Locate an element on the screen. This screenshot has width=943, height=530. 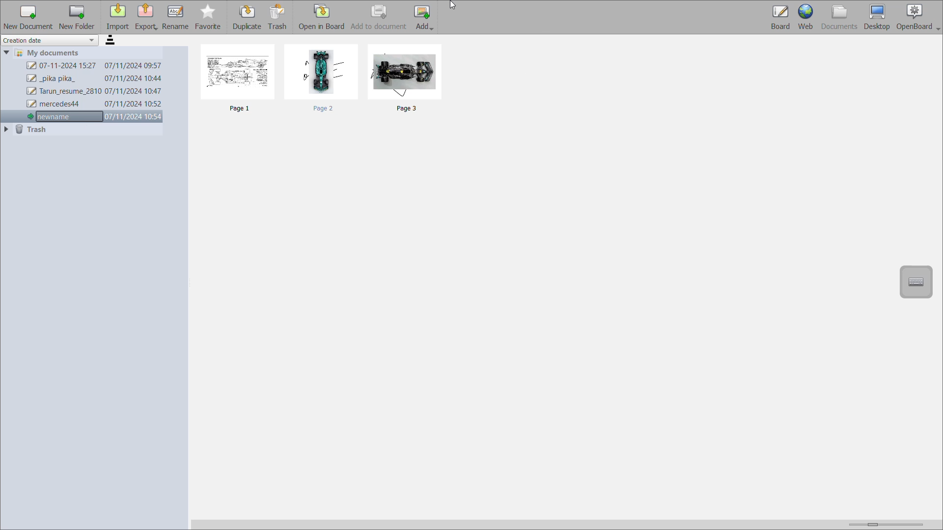
Tarun_resume_2810 07/11/2024 10:47 is located at coordinates (95, 92).